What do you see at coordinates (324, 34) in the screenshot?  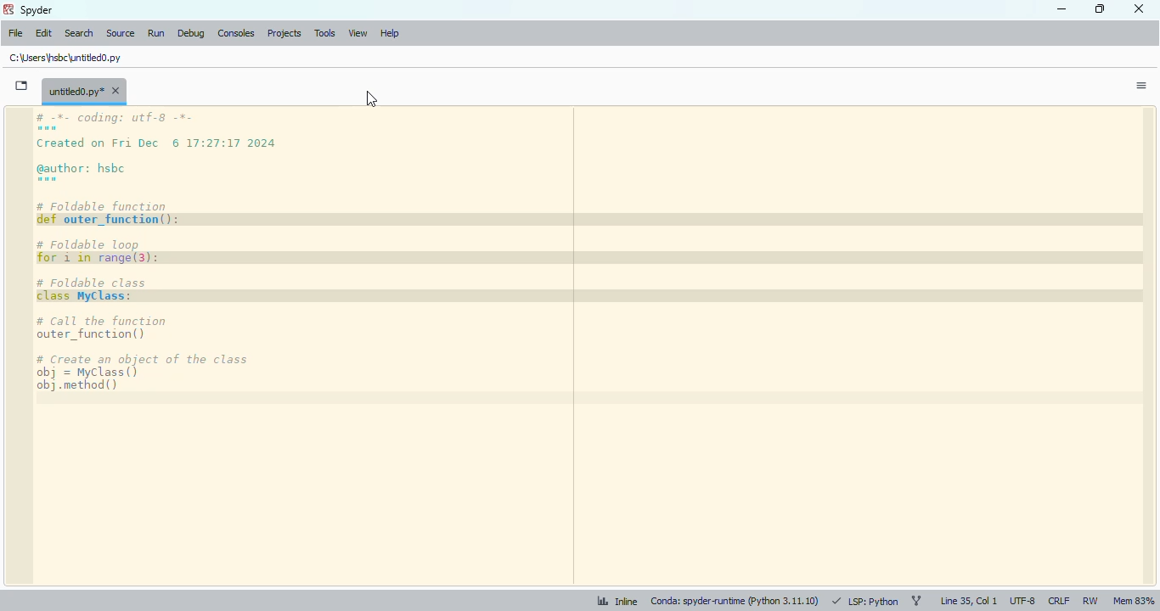 I see `tools` at bounding box center [324, 34].